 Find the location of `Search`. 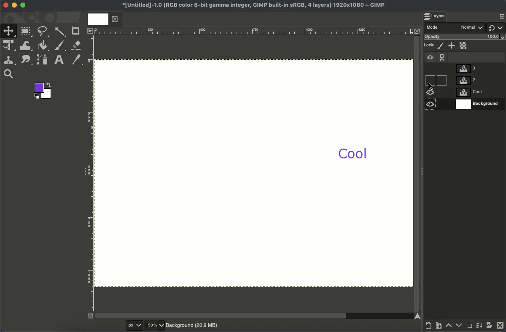

Search is located at coordinates (8, 74).